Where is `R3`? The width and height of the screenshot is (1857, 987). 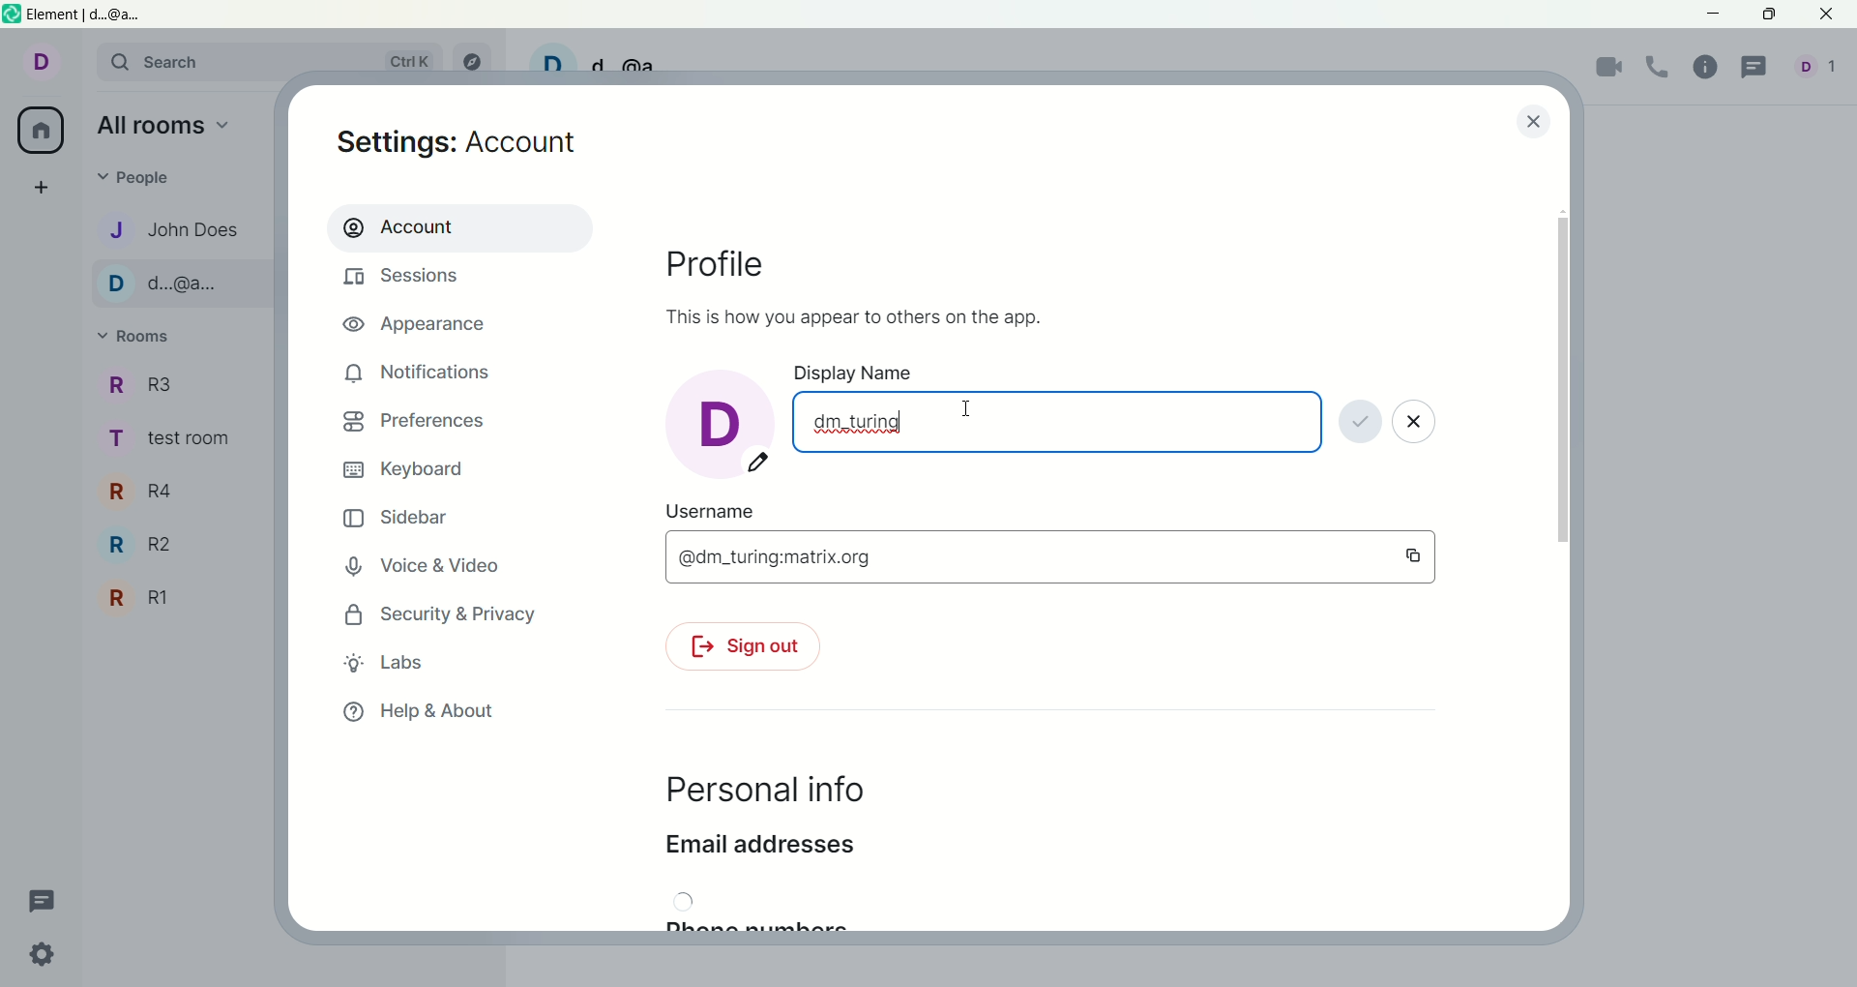
R3 is located at coordinates (154, 385).